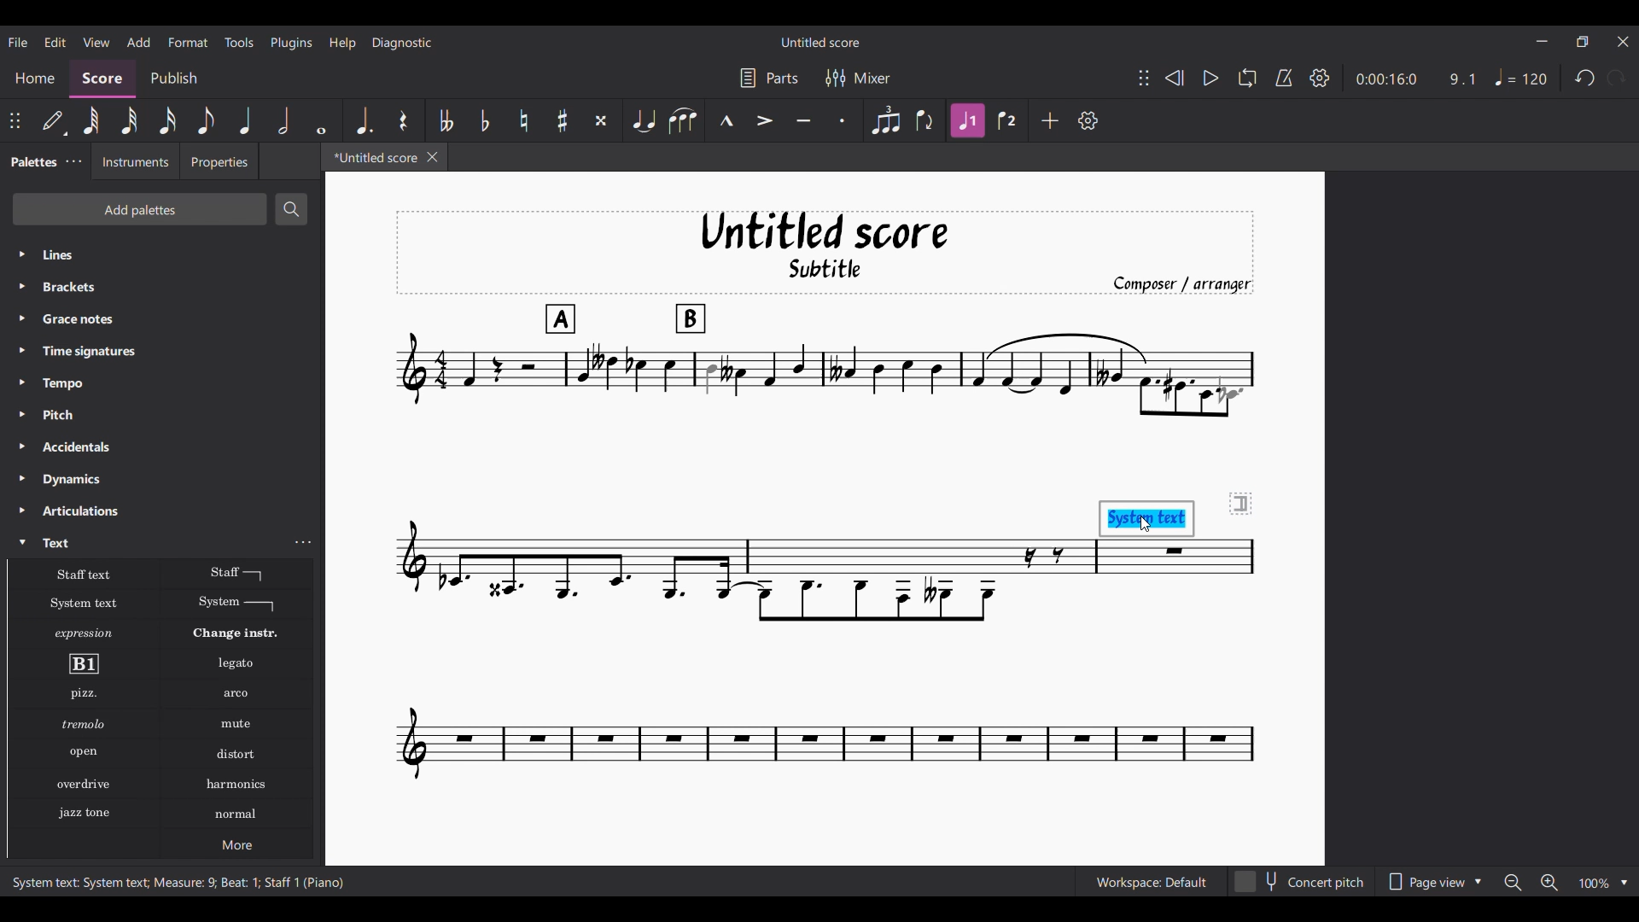 The height and width of the screenshot is (922, 1639). Describe the element at coordinates (162, 414) in the screenshot. I see `Pitch` at that location.